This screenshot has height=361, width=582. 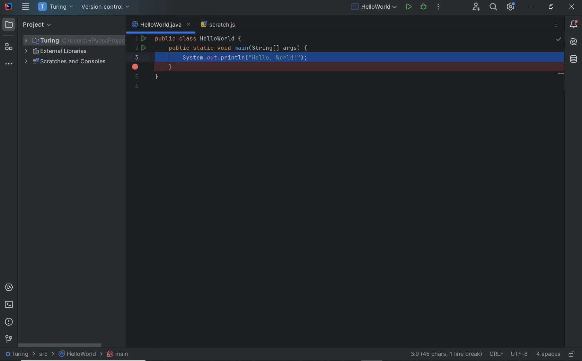 I want to click on make file ready only, so click(x=572, y=353).